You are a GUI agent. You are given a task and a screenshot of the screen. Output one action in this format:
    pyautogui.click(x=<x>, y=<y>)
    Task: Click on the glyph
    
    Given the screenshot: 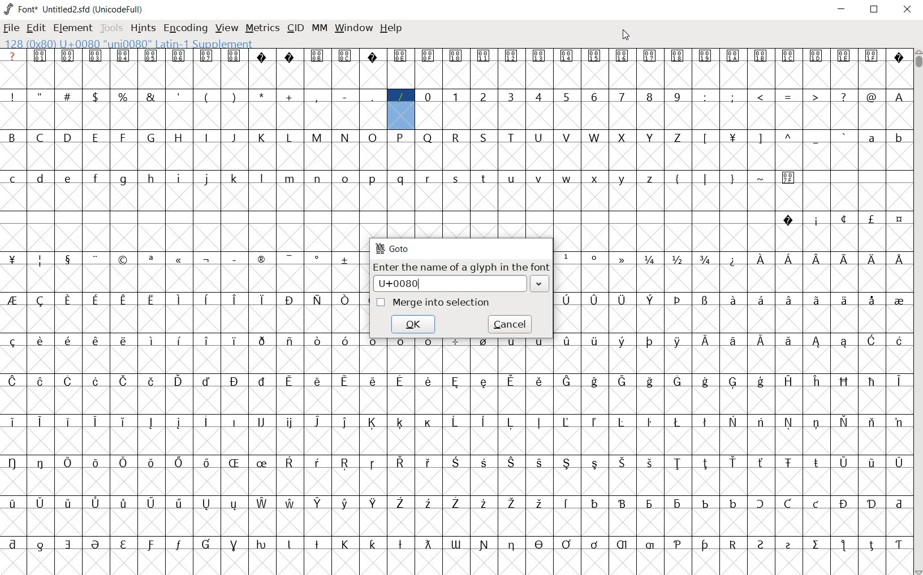 What is the action you would take?
    pyautogui.click(x=734, y=261)
    